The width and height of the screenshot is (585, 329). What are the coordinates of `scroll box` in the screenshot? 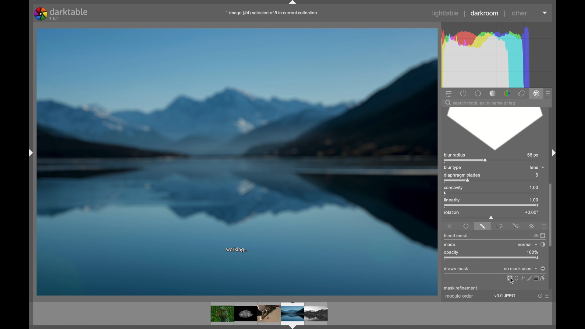 It's located at (551, 214).